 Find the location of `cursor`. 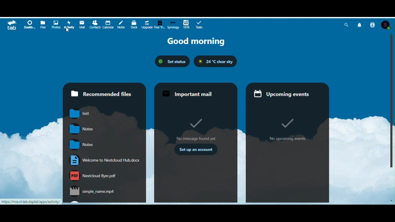

cursor is located at coordinates (66, 31).